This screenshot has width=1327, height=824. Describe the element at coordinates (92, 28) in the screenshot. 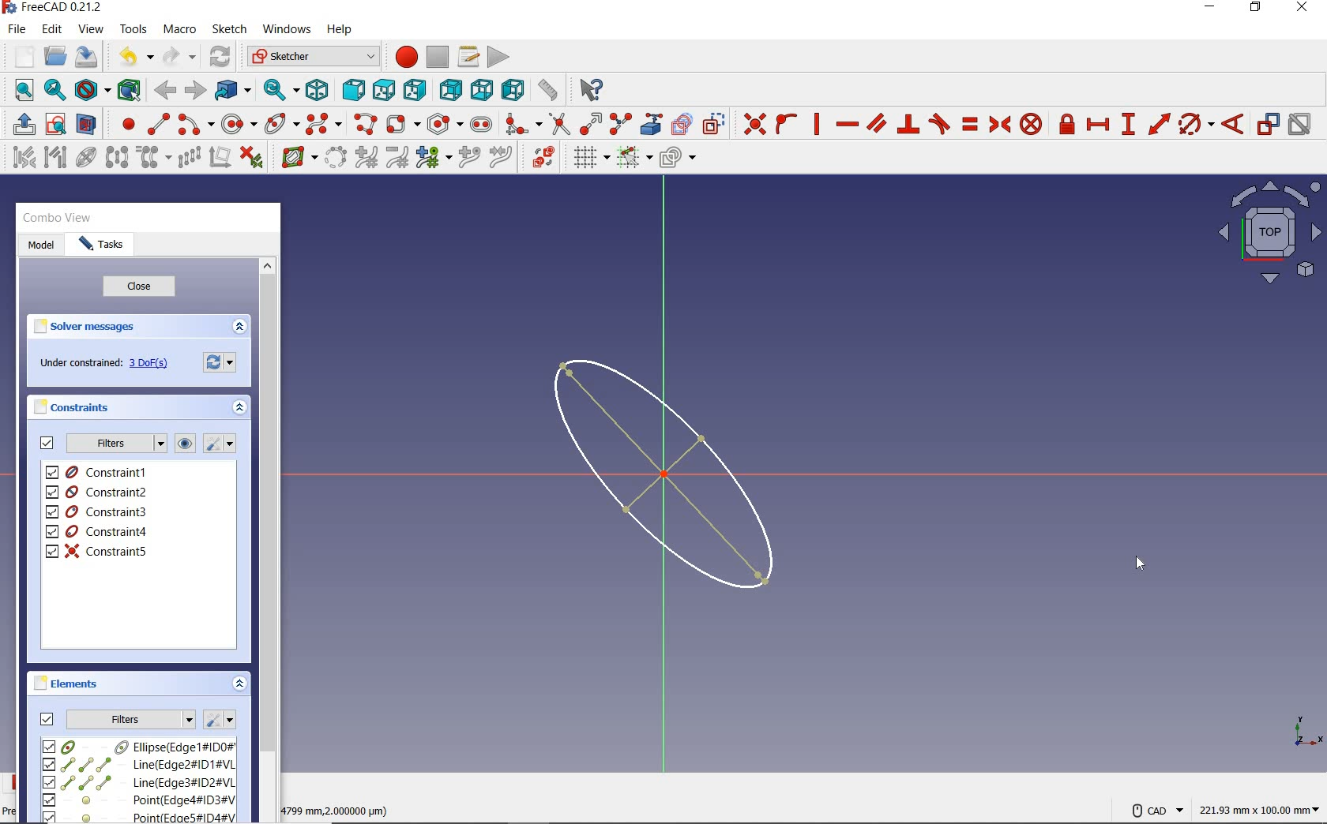

I see `view` at that location.